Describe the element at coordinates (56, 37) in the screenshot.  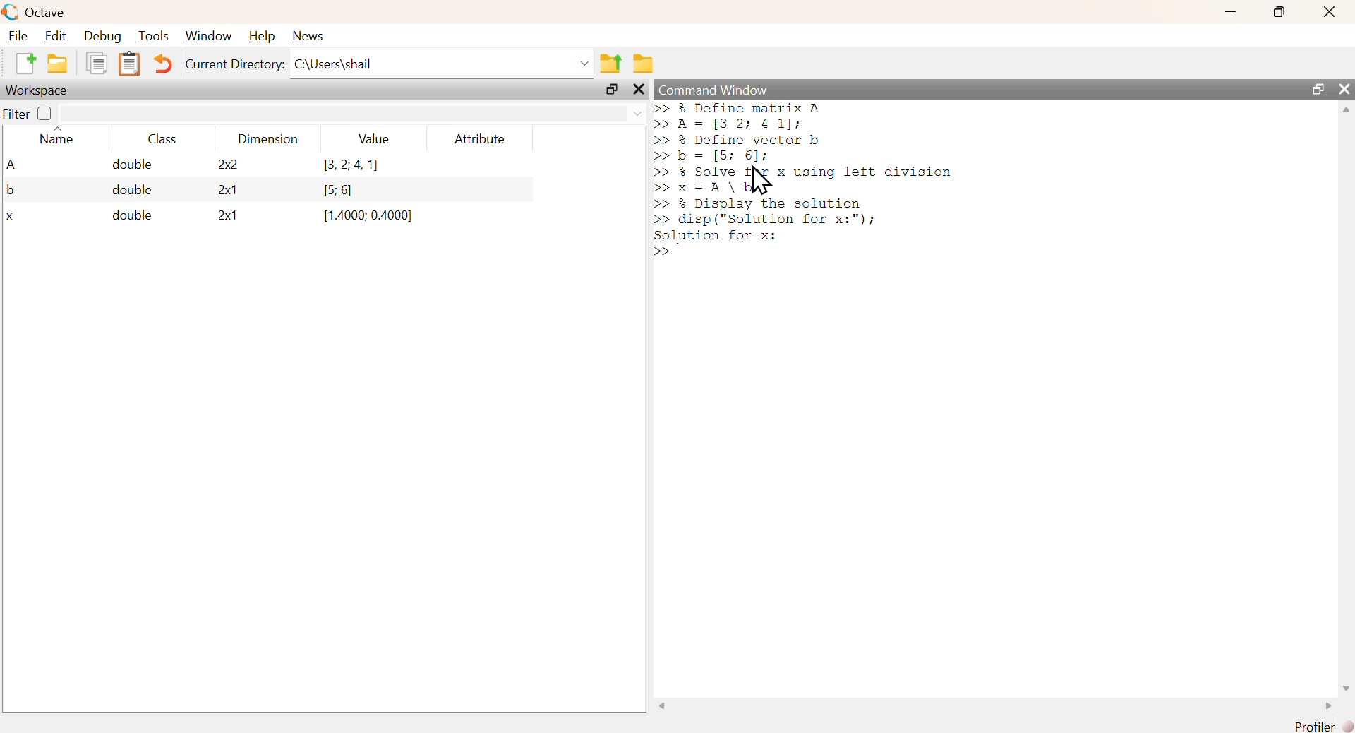
I see `edit` at that location.